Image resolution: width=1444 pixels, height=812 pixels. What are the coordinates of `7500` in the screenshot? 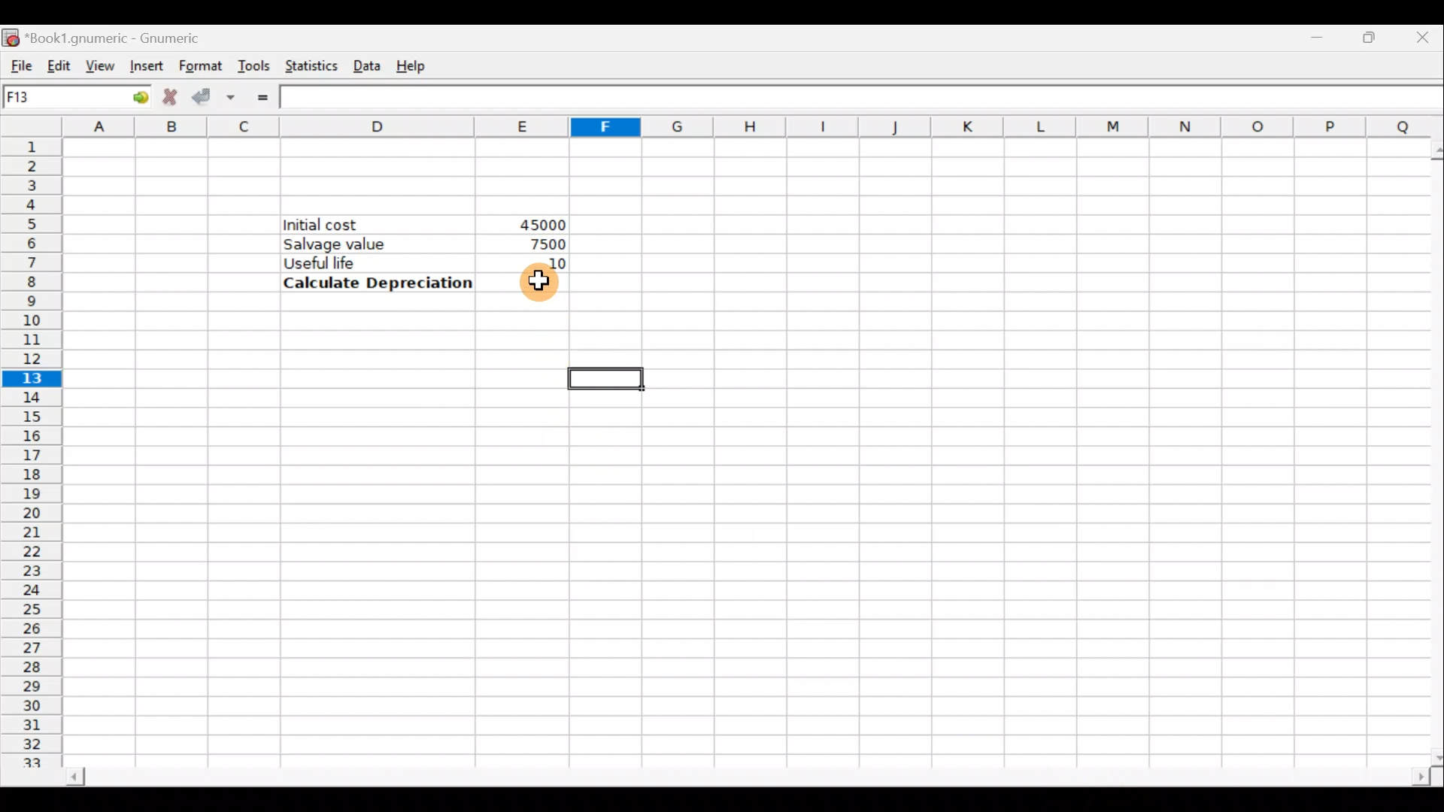 It's located at (541, 244).